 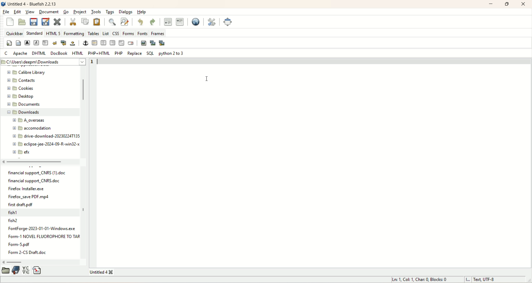 What do you see at coordinates (125, 22) in the screenshot?
I see `advance find and replace` at bounding box center [125, 22].